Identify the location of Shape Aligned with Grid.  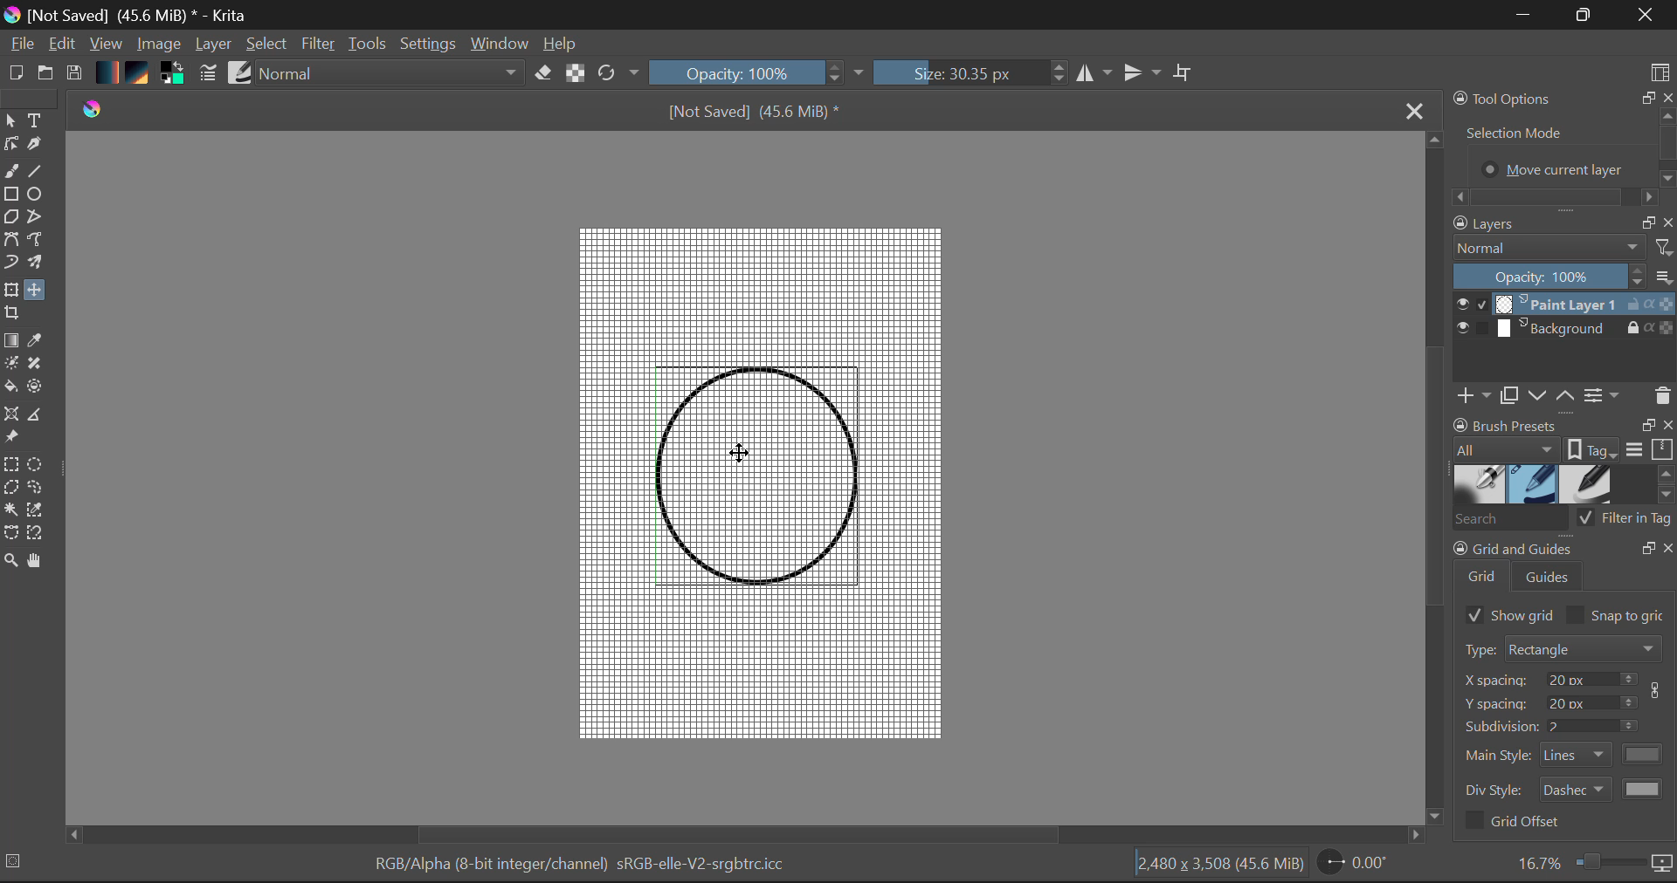
(754, 474).